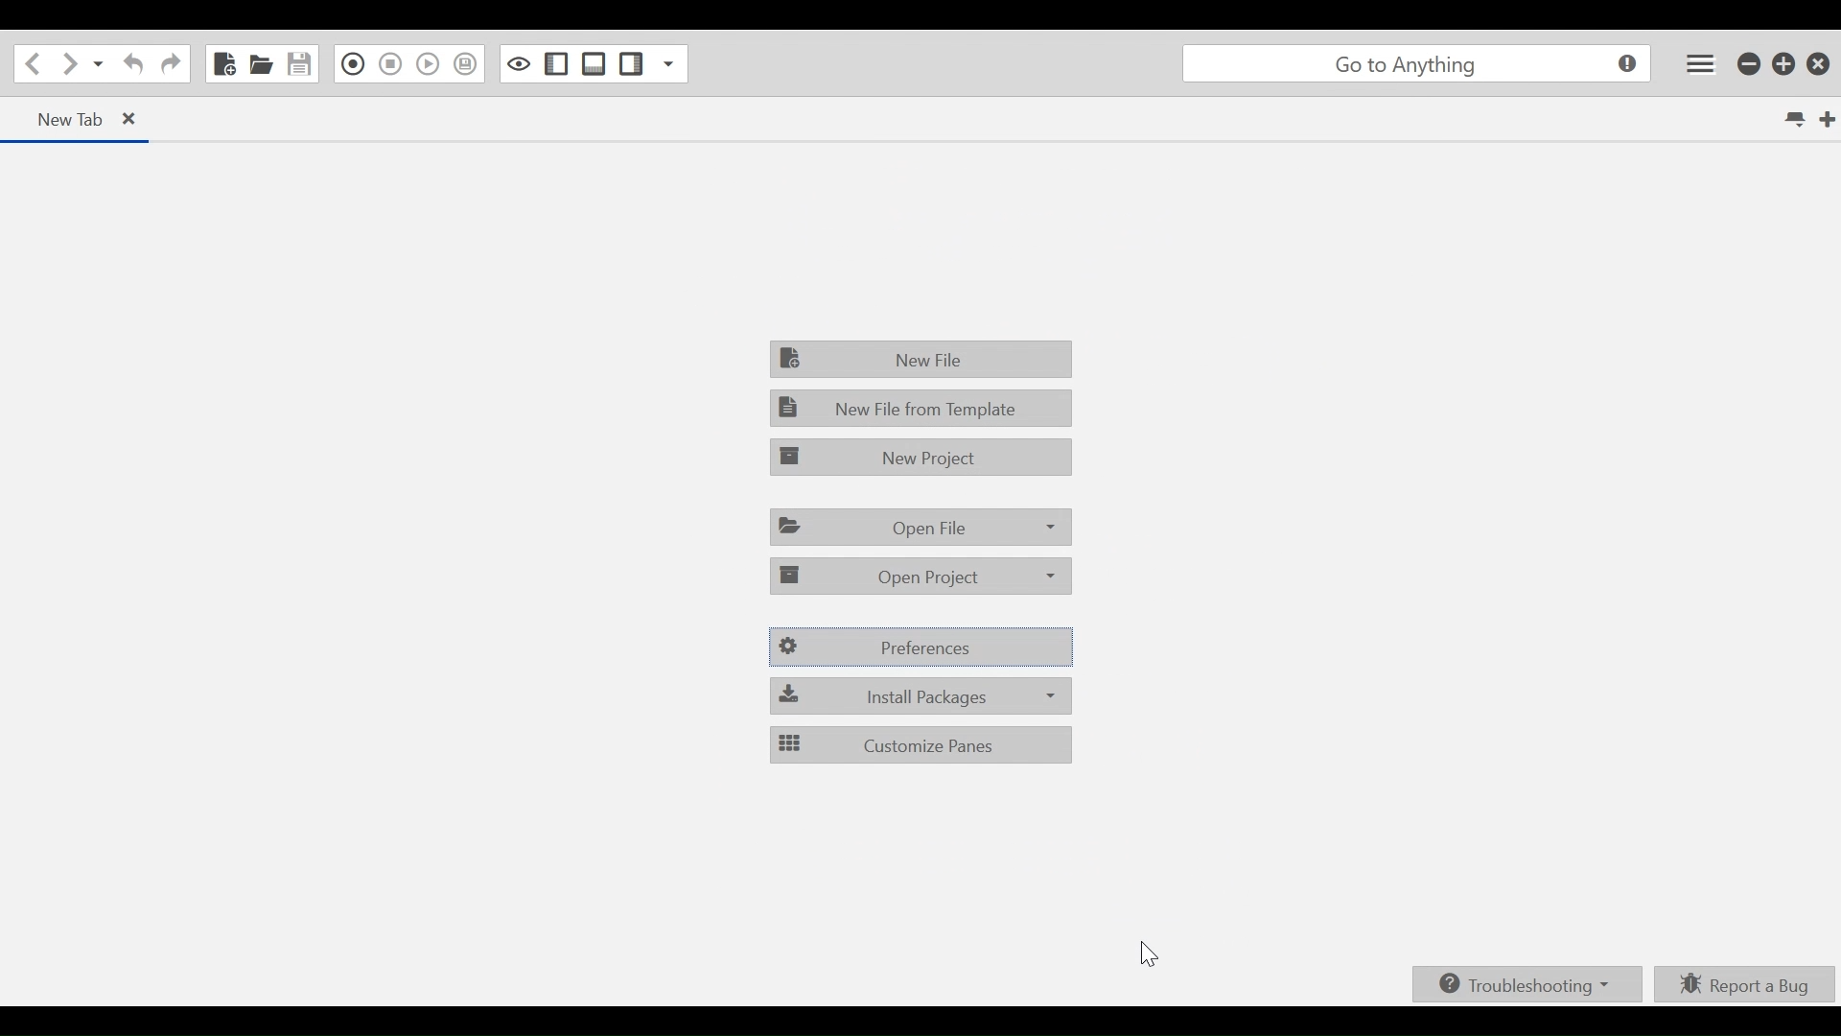  I want to click on Application menu, so click(1696, 63).